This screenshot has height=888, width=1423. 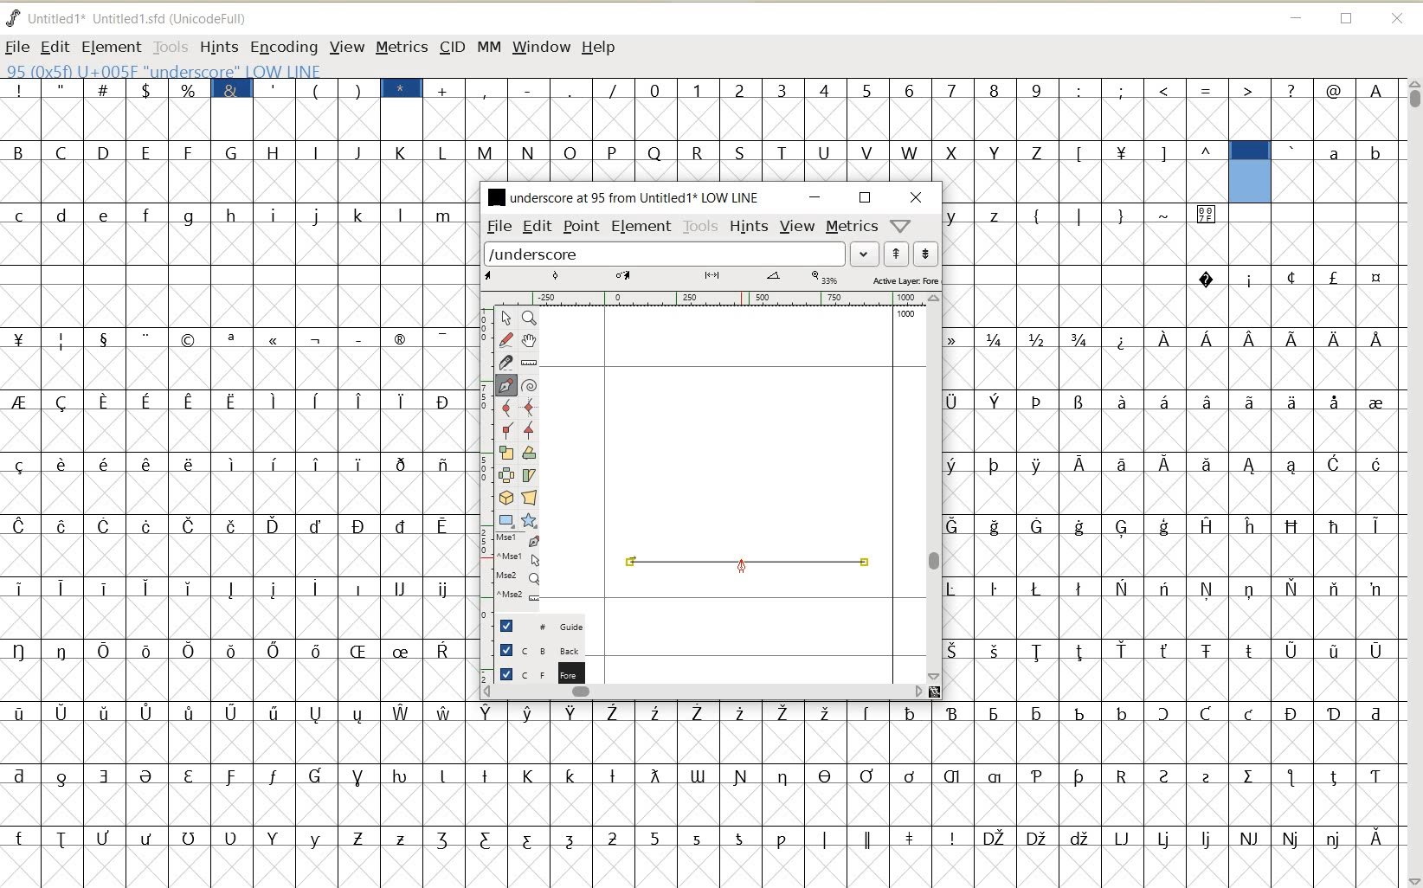 I want to click on GLYPHY CHARACTERS, so click(x=705, y=154).